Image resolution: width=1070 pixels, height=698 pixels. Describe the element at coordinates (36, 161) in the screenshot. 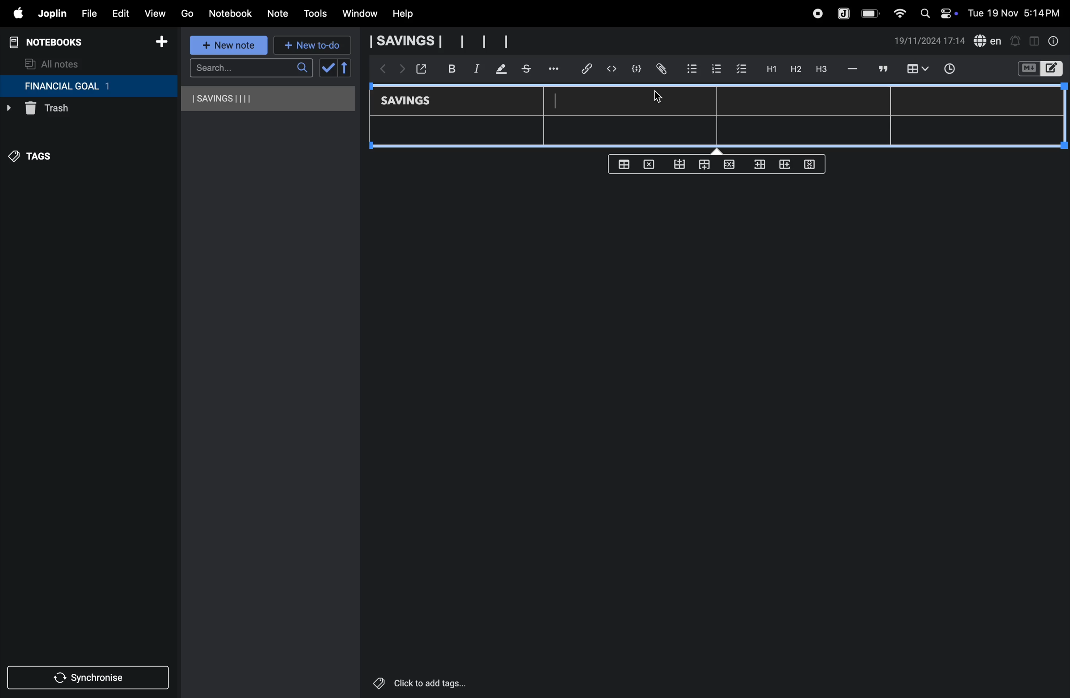

I see `tags` at that location.